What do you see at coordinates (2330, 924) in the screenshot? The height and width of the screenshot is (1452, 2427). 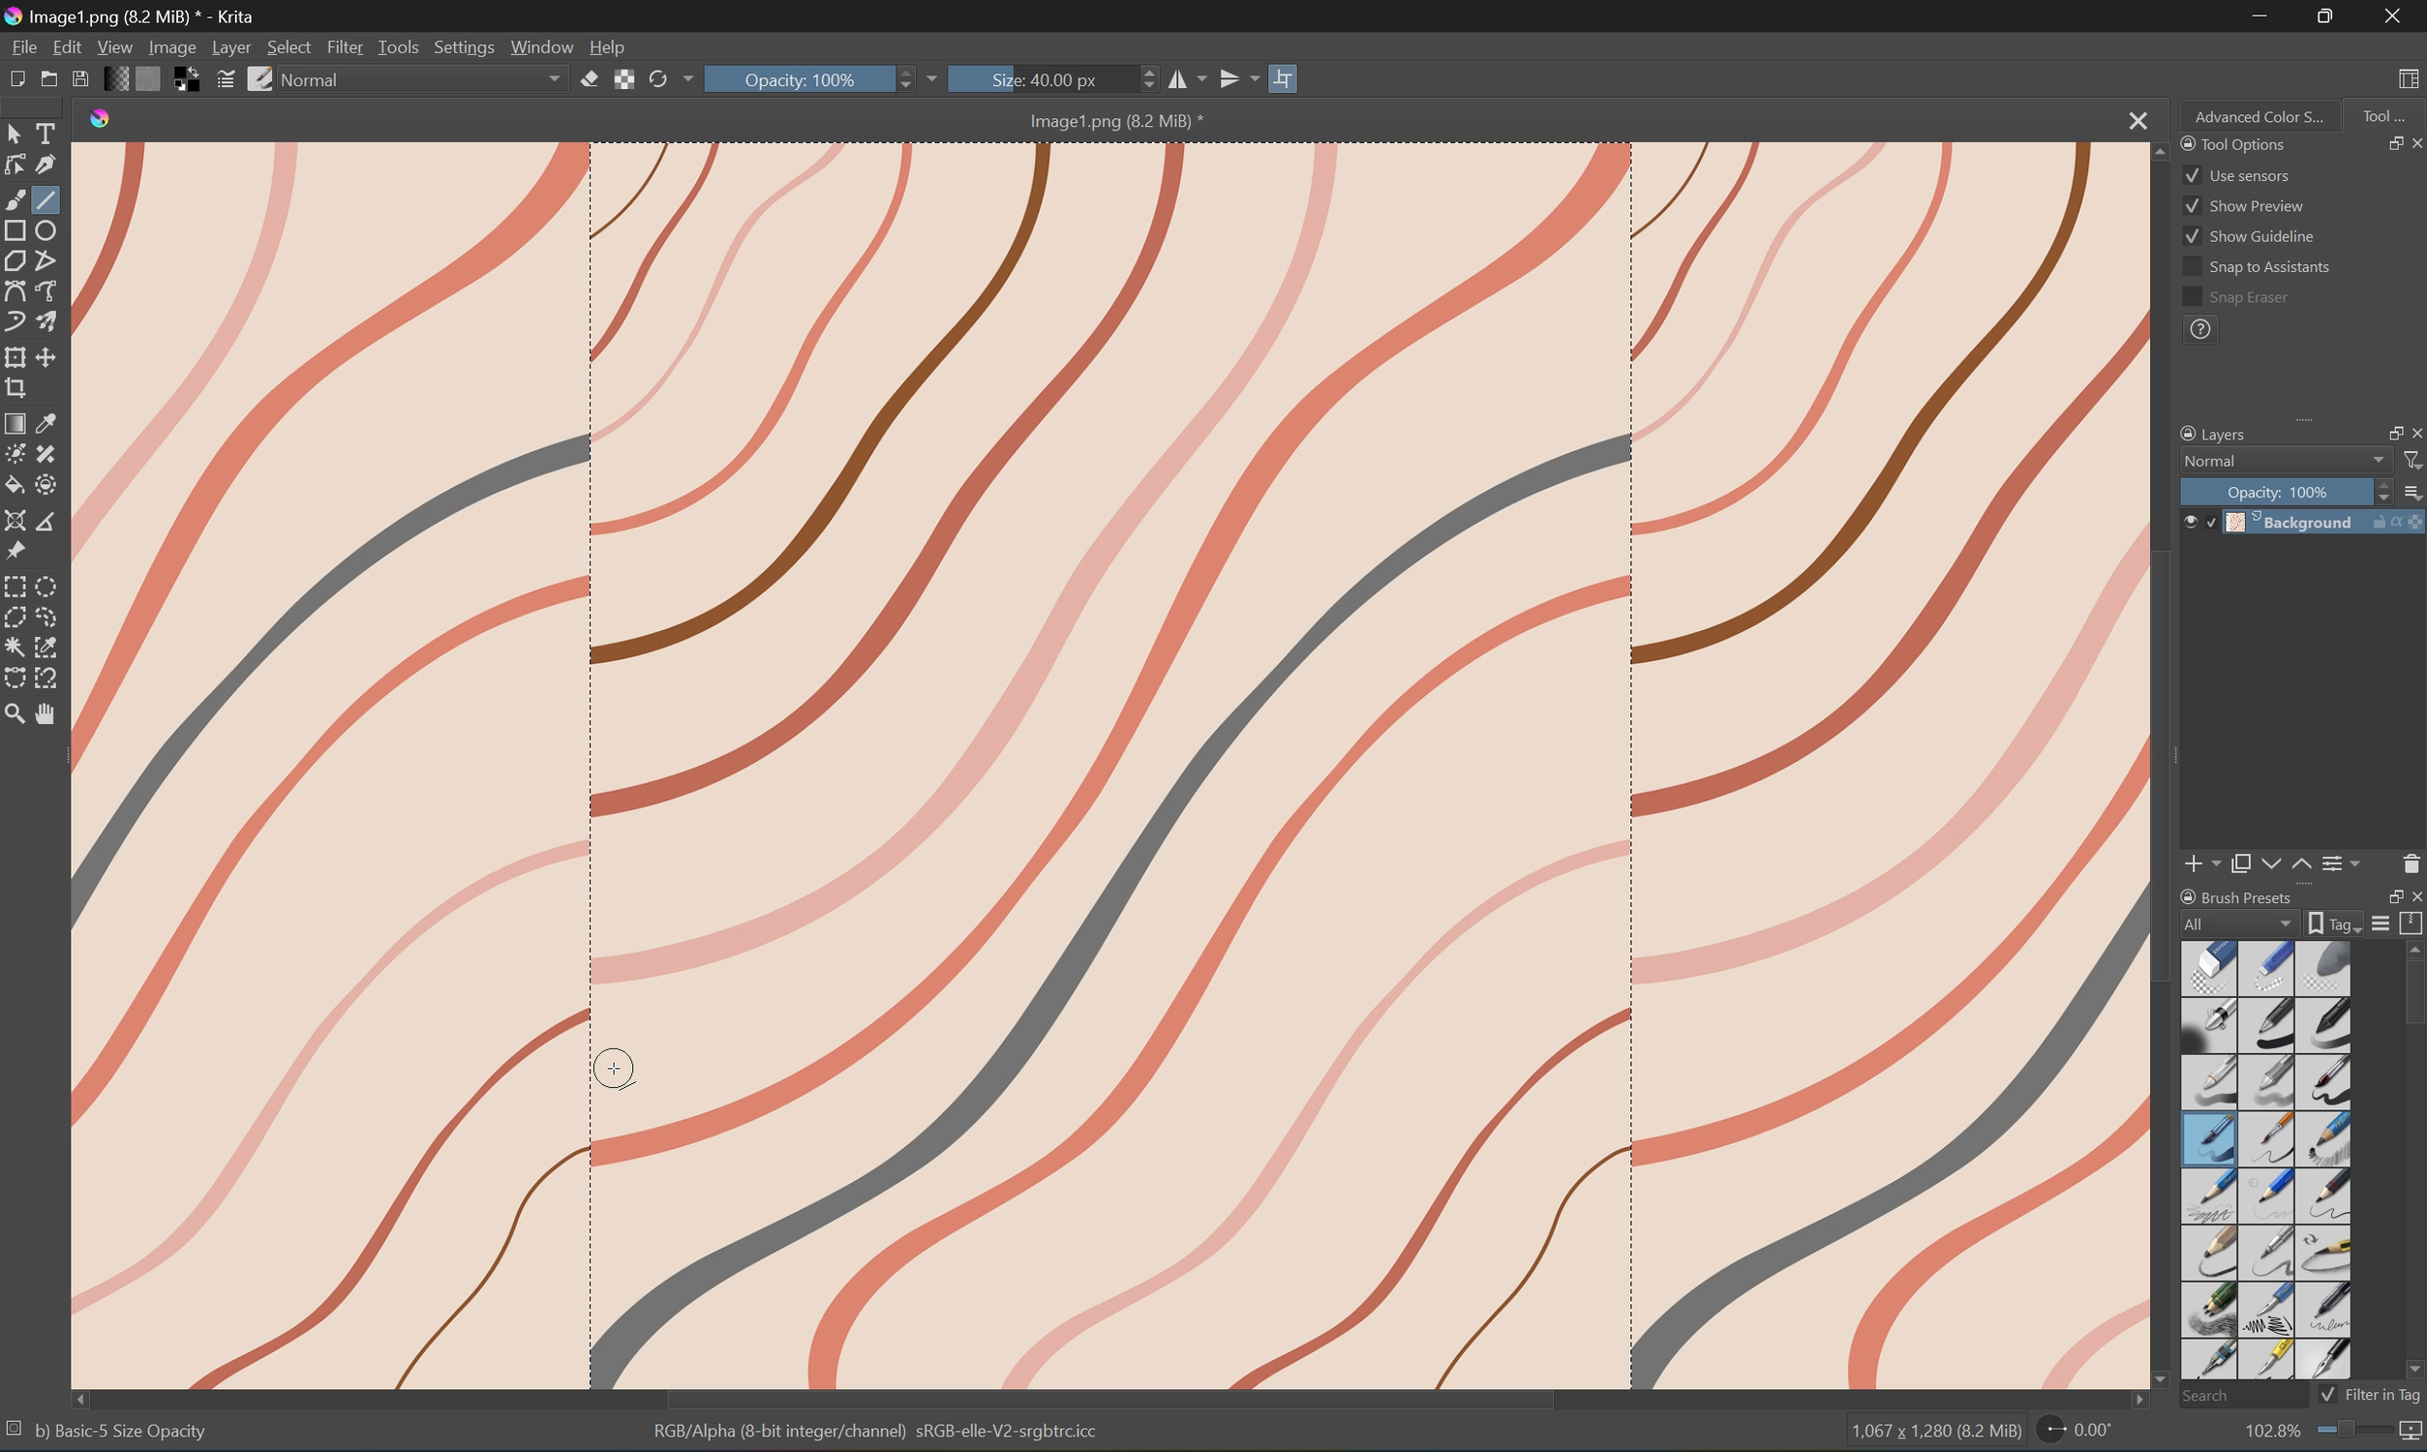 I see `Show the tag box options` at bounding box center [2330, 924].